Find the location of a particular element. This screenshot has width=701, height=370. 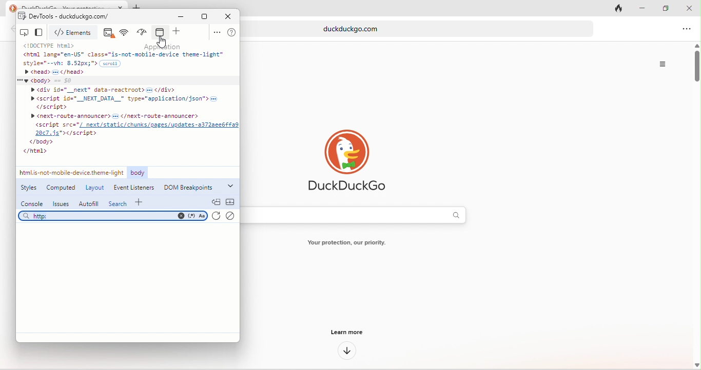

close is located at coordinates (690, 9).